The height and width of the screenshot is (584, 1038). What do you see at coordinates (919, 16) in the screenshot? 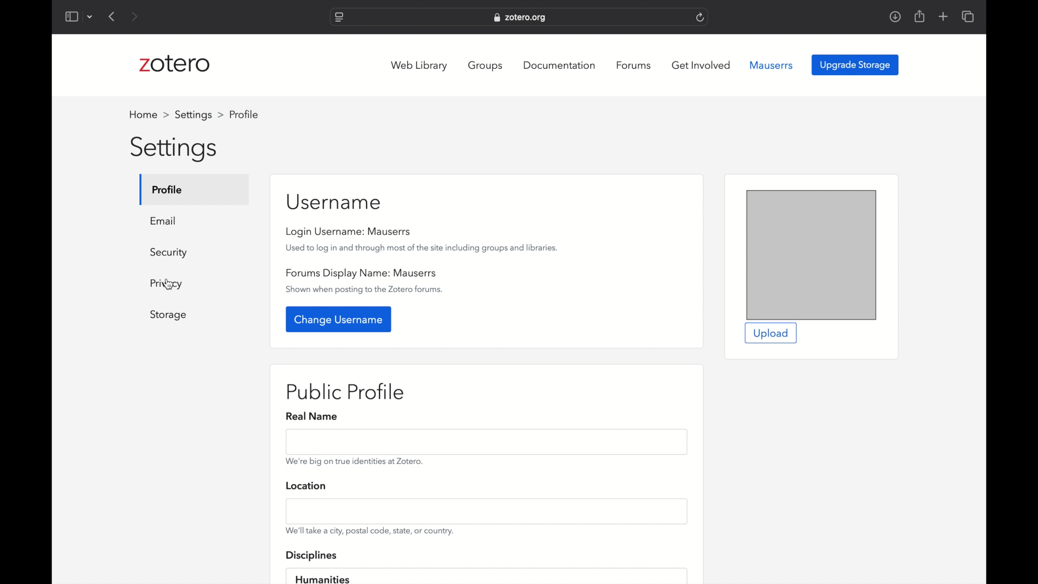
I see `share` at bounding box center [919, 16].